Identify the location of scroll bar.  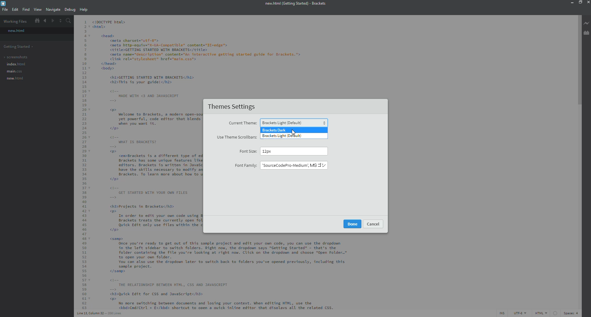
(580, 57).